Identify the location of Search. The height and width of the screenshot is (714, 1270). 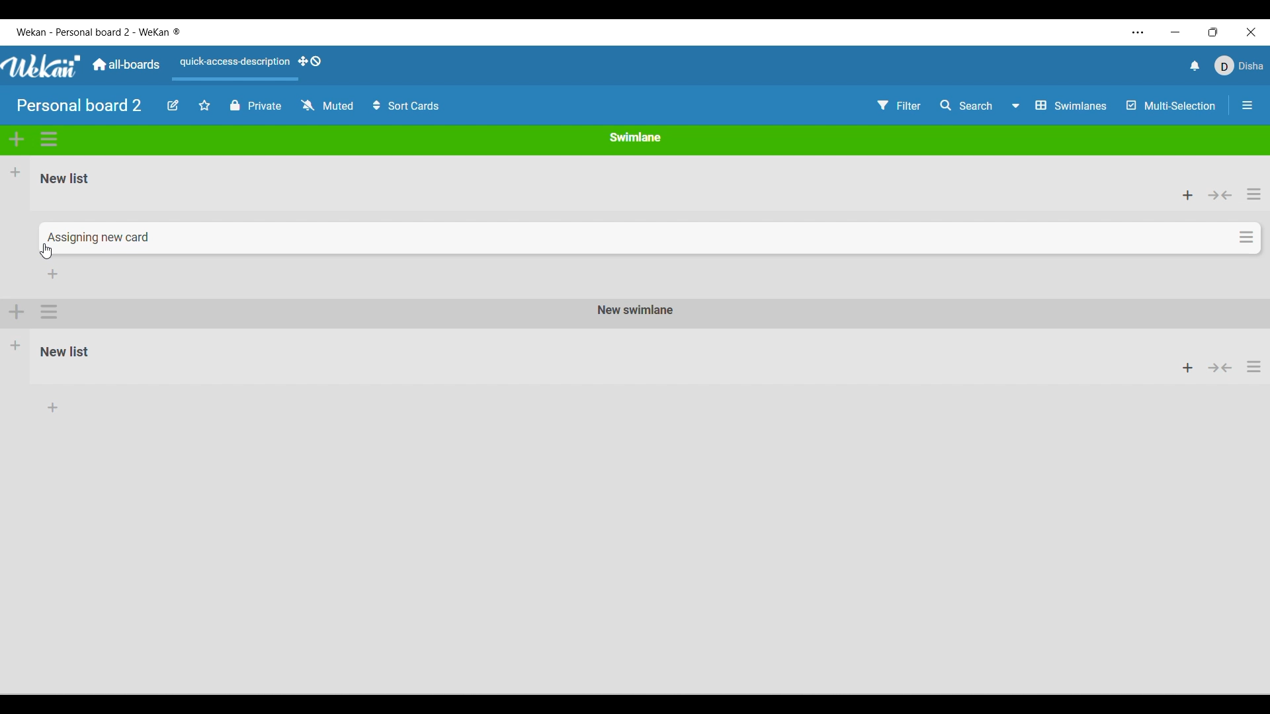
(967, 106).